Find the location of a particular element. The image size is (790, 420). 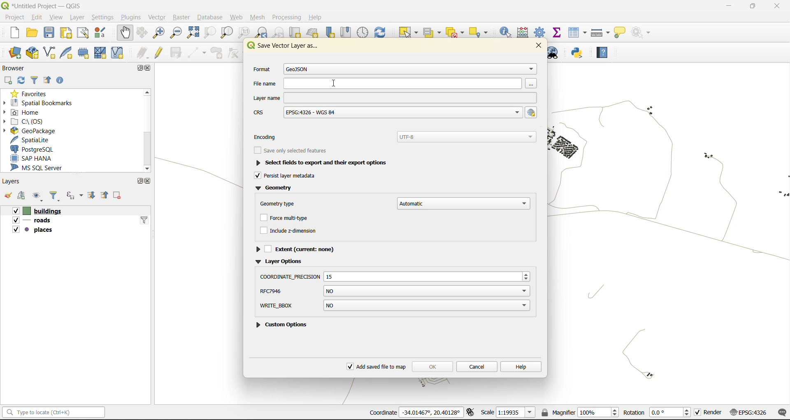

close is located at coordinates (151, 69).